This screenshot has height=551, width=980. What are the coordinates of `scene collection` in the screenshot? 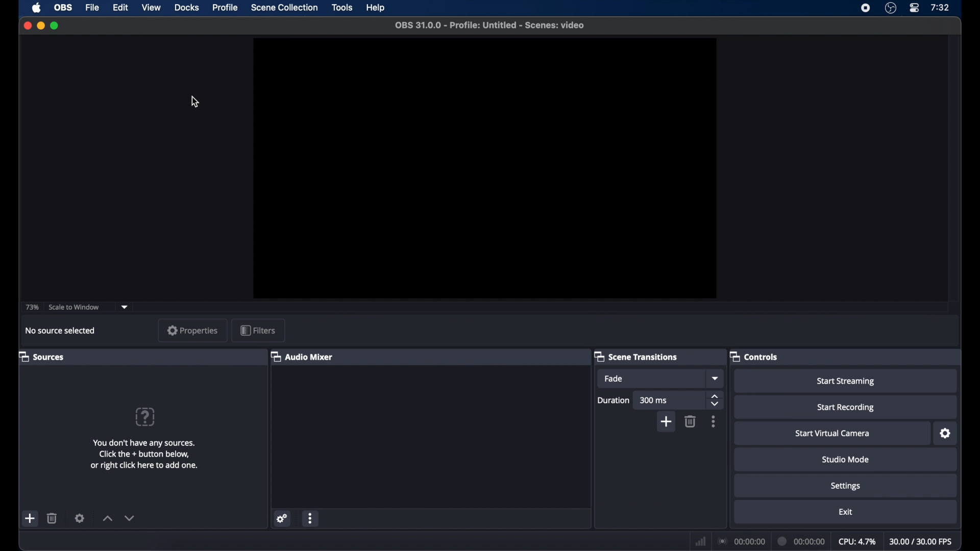 It's located at (285, 8).